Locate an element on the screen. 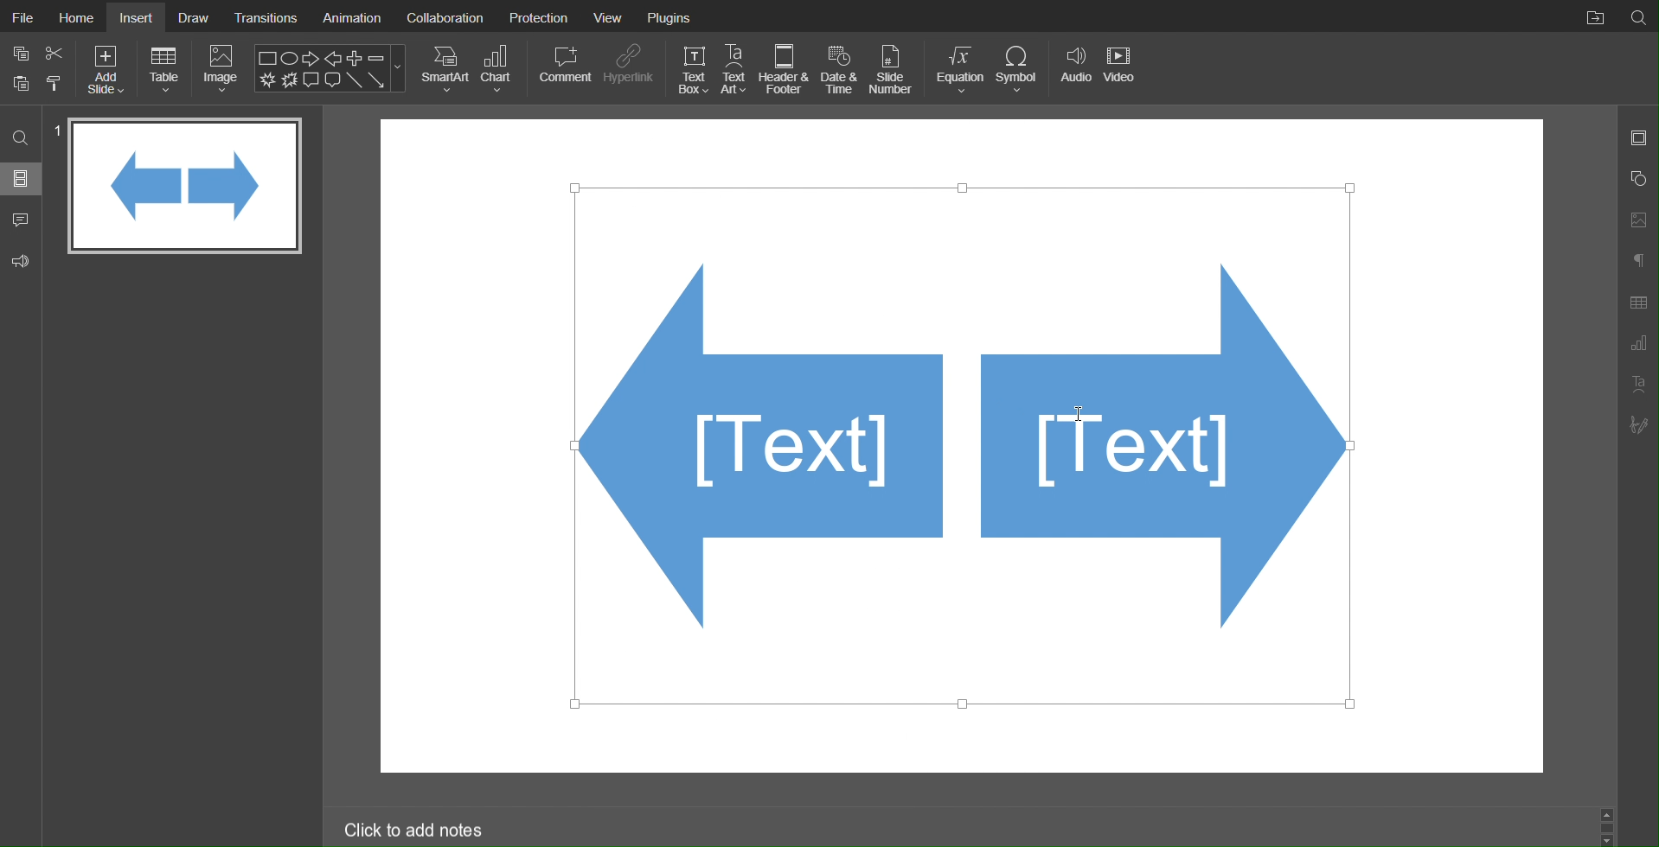 The image size is (1659, 847). Table Settings is located at coordinates (1638, 302).